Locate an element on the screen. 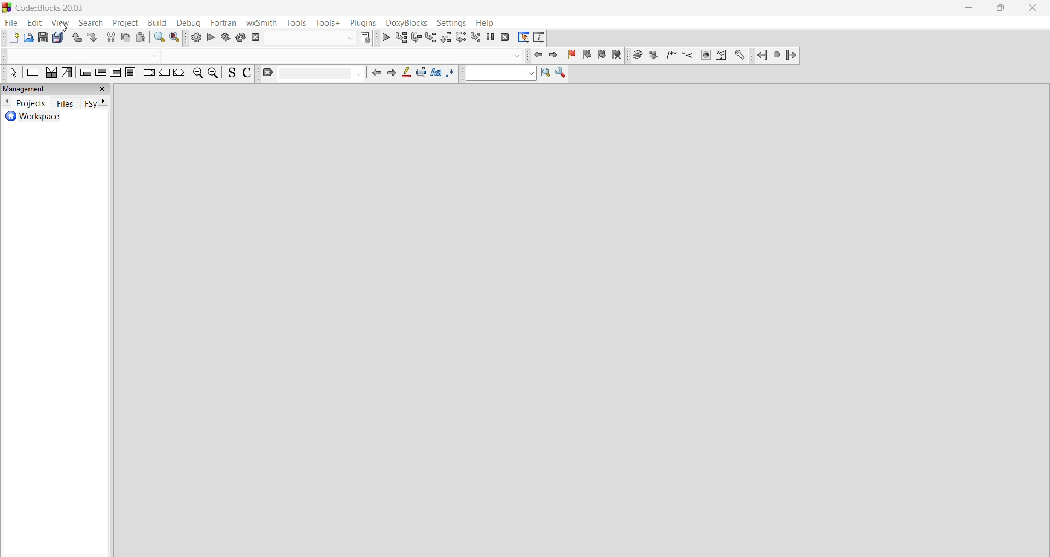 The width and height of the screenshot is (1050, 557). tools is located at coordinates (296, 22).